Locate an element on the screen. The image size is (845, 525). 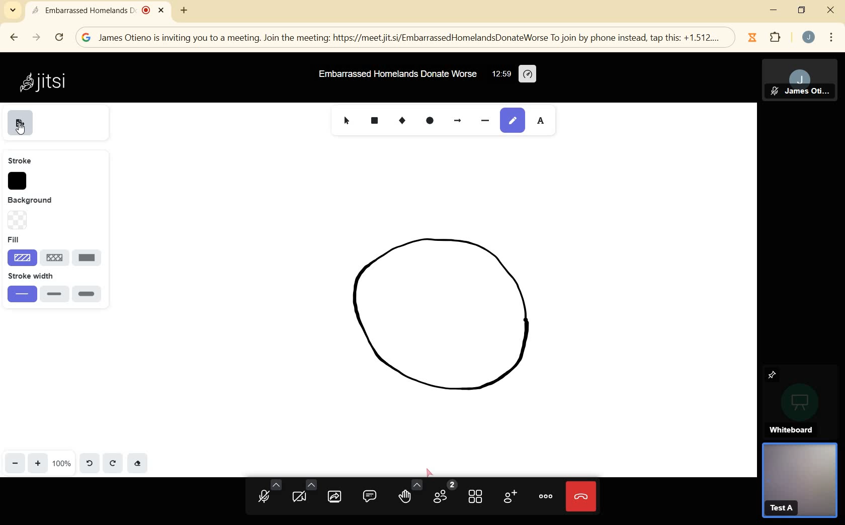
stroke width is located at coordinates (54, 277).